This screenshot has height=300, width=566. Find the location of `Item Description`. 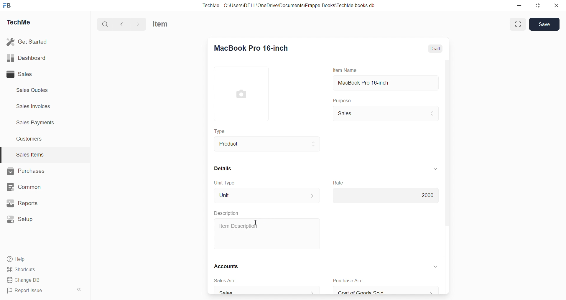

Item Description is located at coordinates (238, 226).